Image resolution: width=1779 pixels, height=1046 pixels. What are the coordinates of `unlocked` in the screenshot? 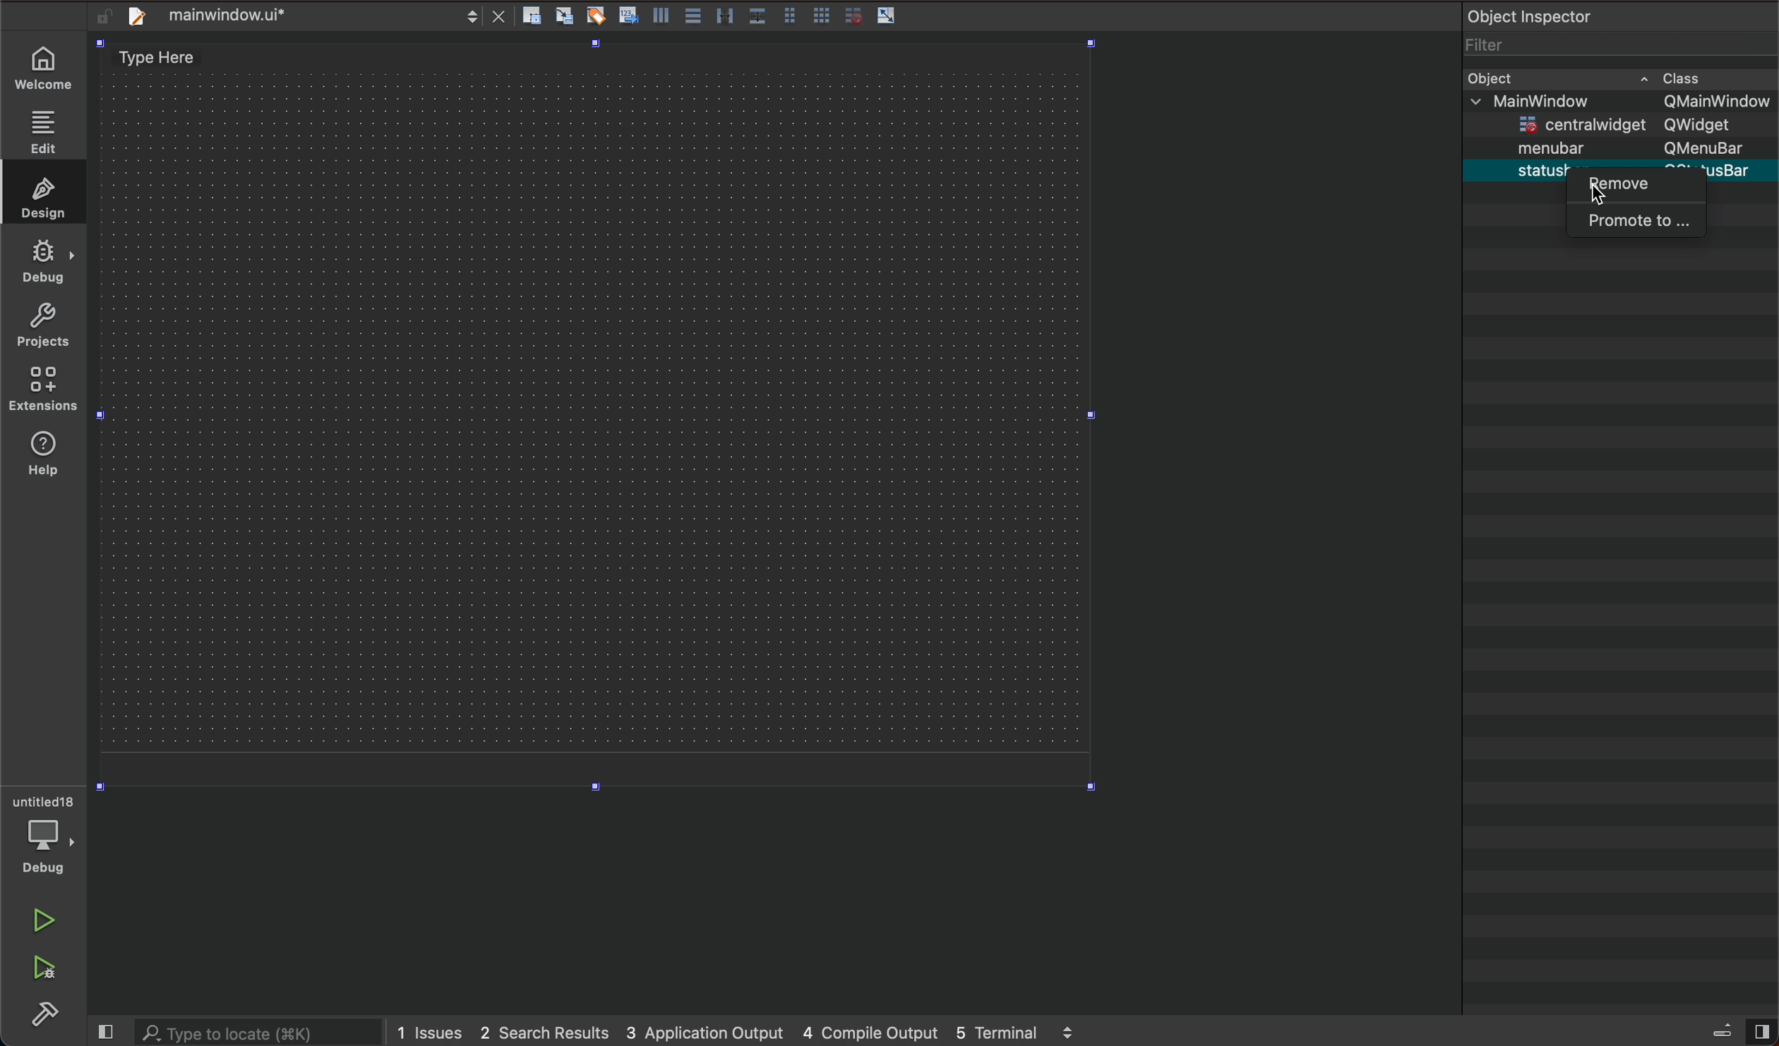 It's located at (100, 16).